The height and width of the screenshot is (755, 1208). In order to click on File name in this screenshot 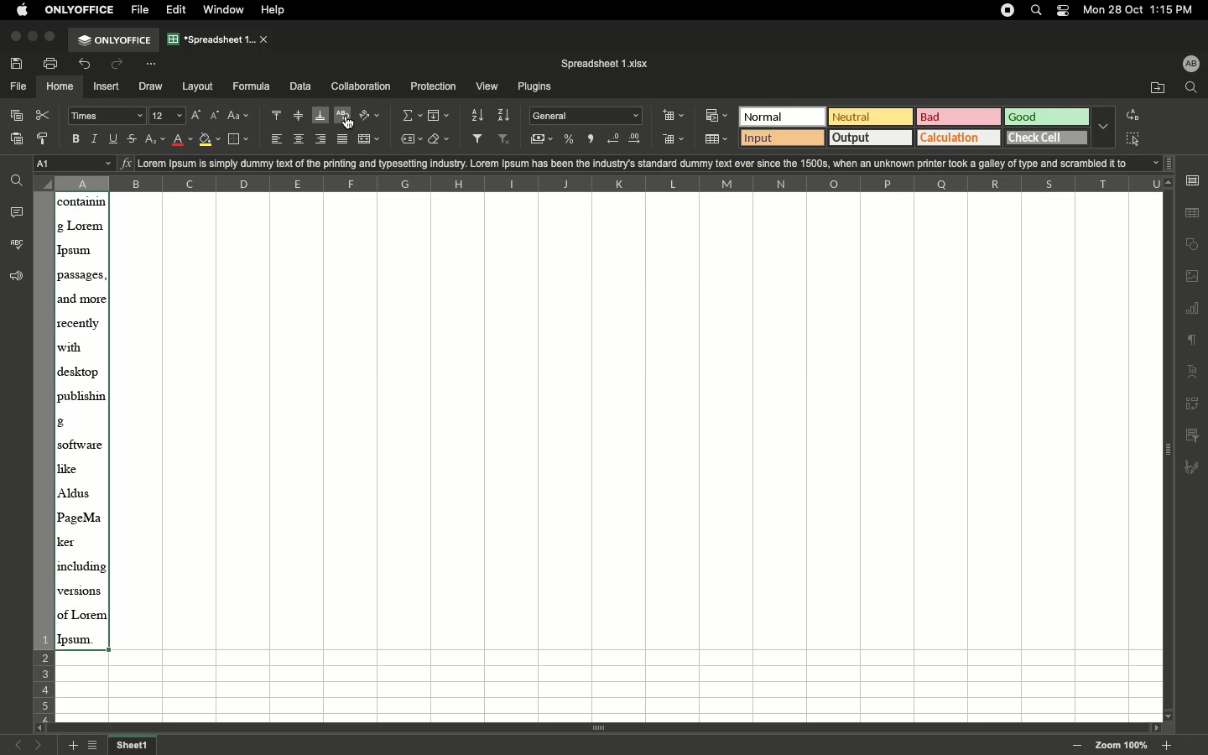, I will do `click(607, 64)`.